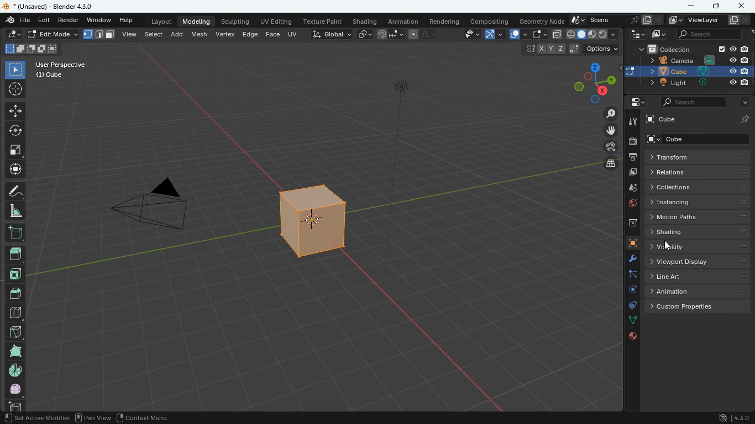 The height and width of the screenshot is (424, 755). What do you see at coordinates (236, 22) in the screenshot?
I see `sculpting` at bounding box center [236, 22].